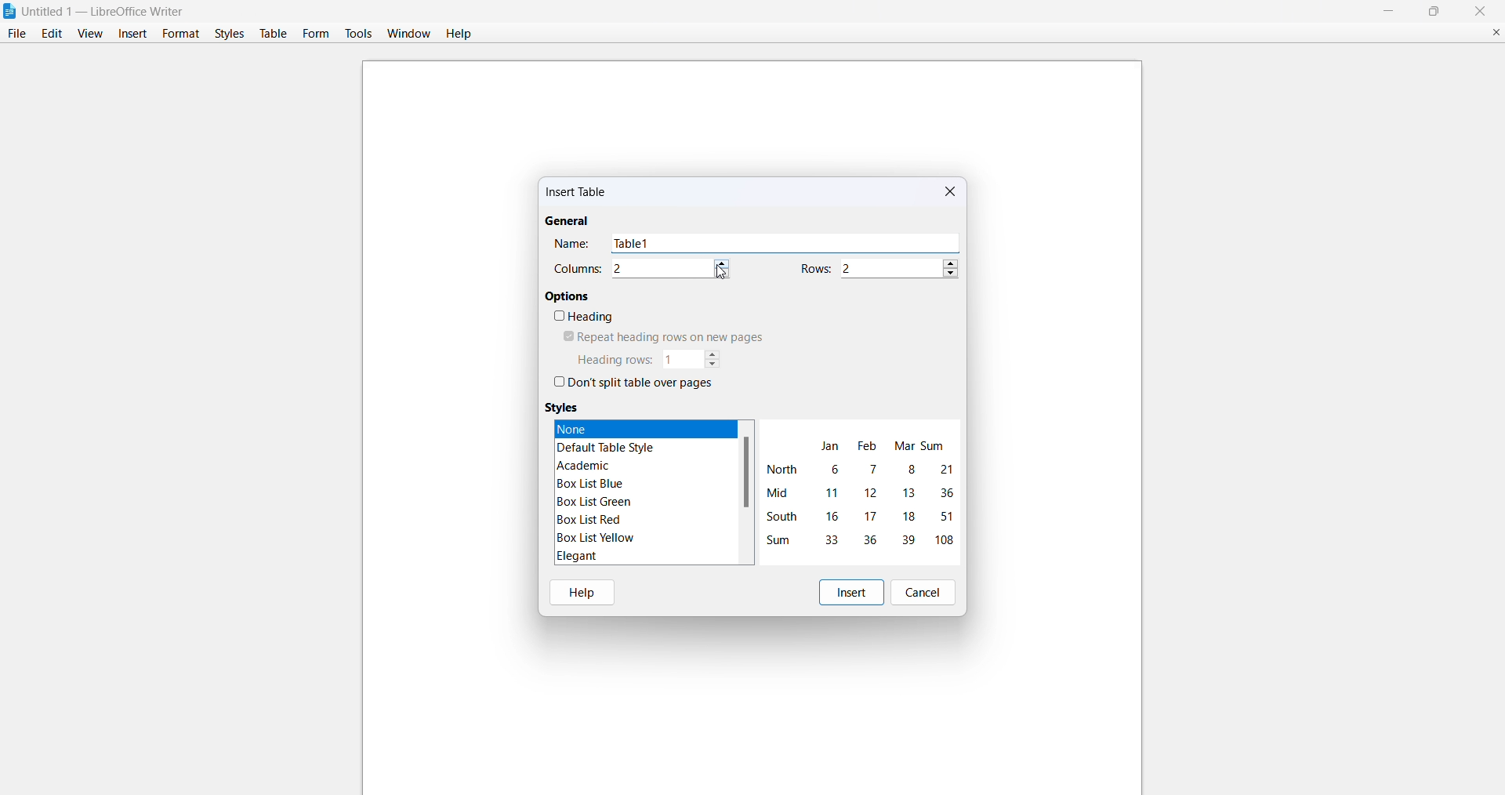 This screenshot has width=1505, height=795. What do you see at coordinates (1436, 11) in the screenshot?
I see `maximize` at bounding box center [1436, 11].